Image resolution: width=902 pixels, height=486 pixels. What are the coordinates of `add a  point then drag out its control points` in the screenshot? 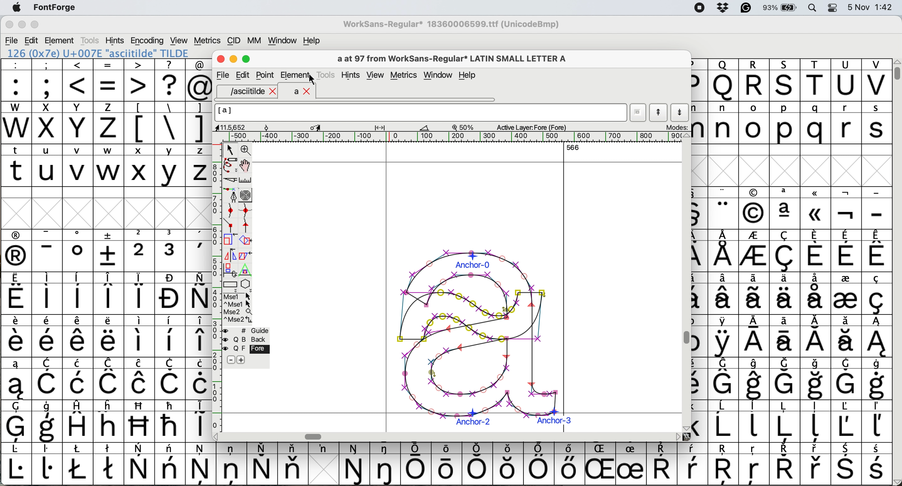 It's located at (231, 195).